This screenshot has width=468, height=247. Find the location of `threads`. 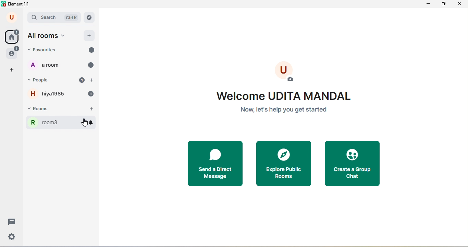

threads is located at coordinates (11, 222).